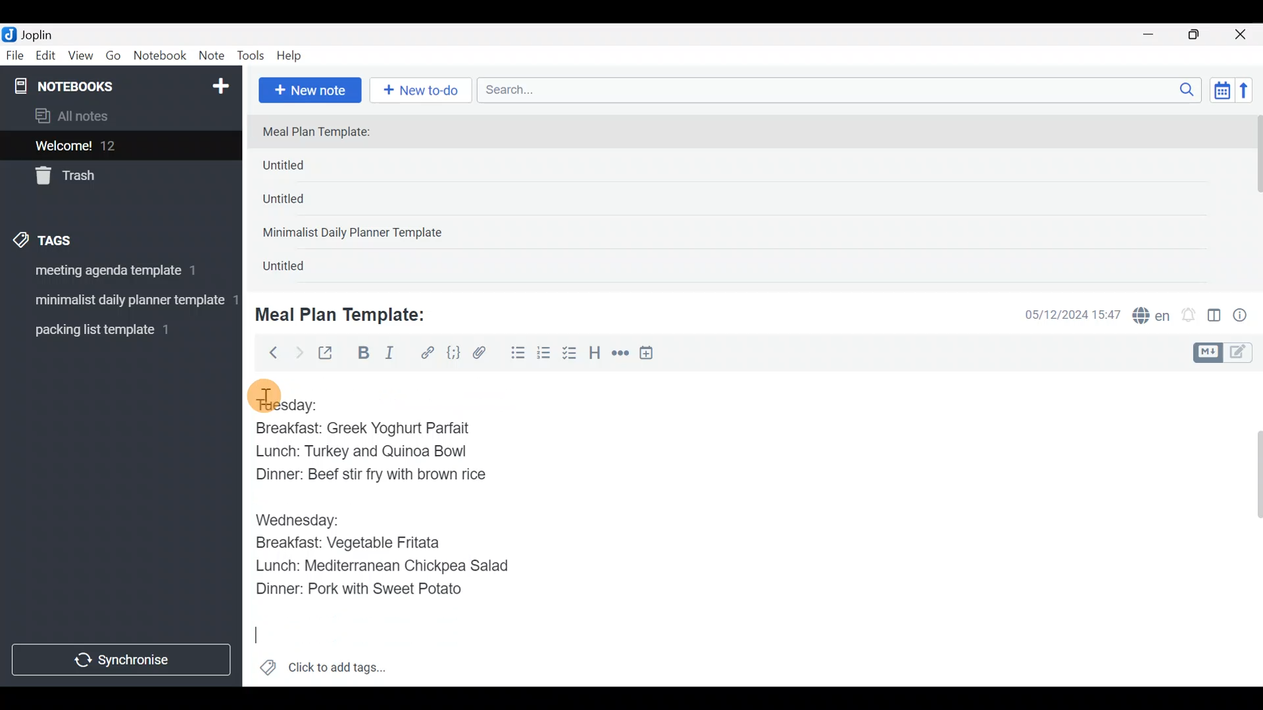 This screenshot has width=1263, height=710. Describe the element at coordinates (544, 356) in the screenshot. I see `Numbered list` at that location.